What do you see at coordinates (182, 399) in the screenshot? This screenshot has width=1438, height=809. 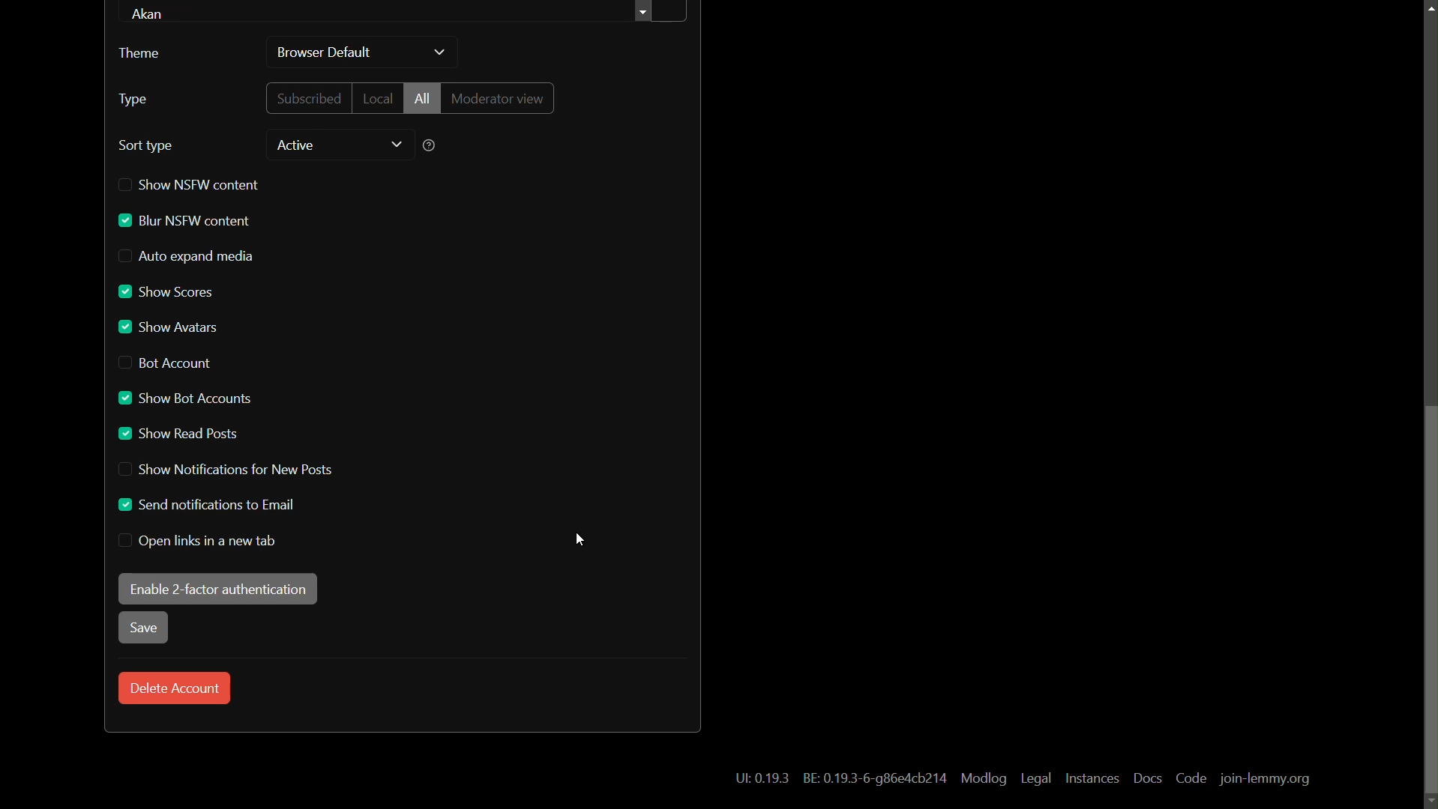 I see `show bot accounts` at bounding box center [182, 399].